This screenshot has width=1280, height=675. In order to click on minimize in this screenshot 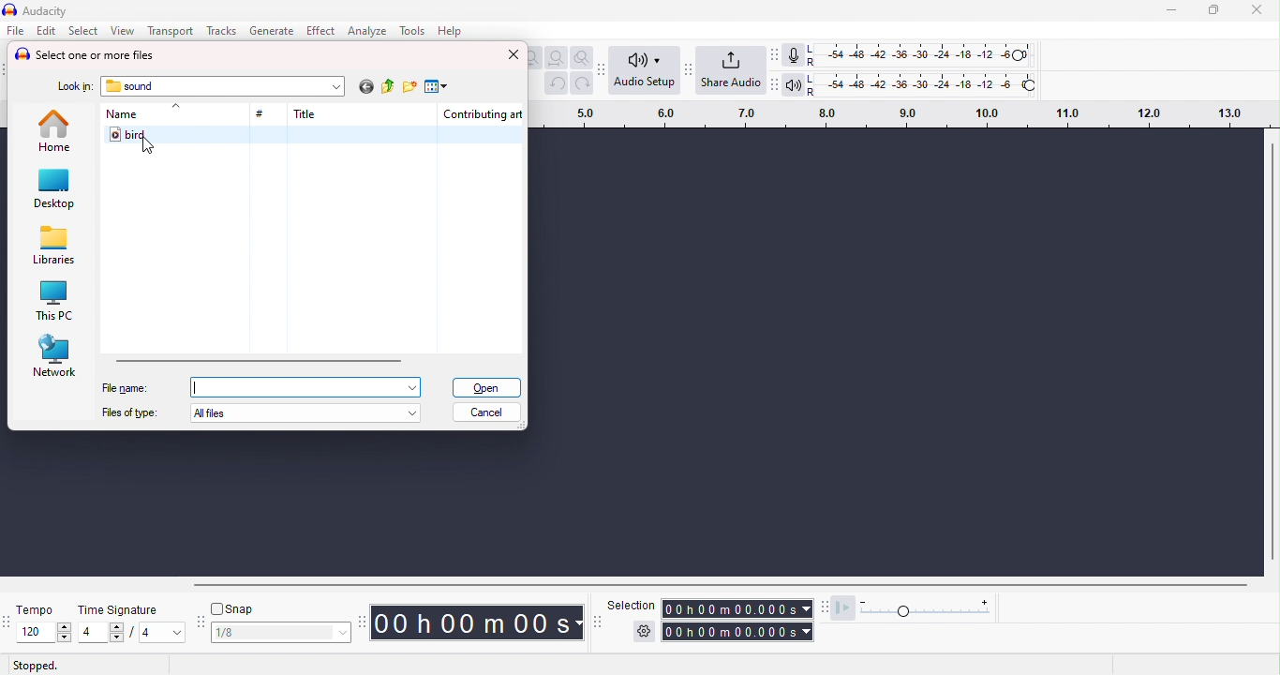, I will do `click(1171, 12)`.